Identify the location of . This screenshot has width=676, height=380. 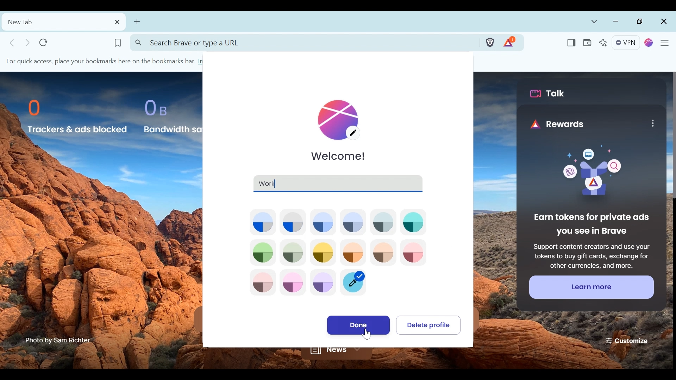
(367, 334).